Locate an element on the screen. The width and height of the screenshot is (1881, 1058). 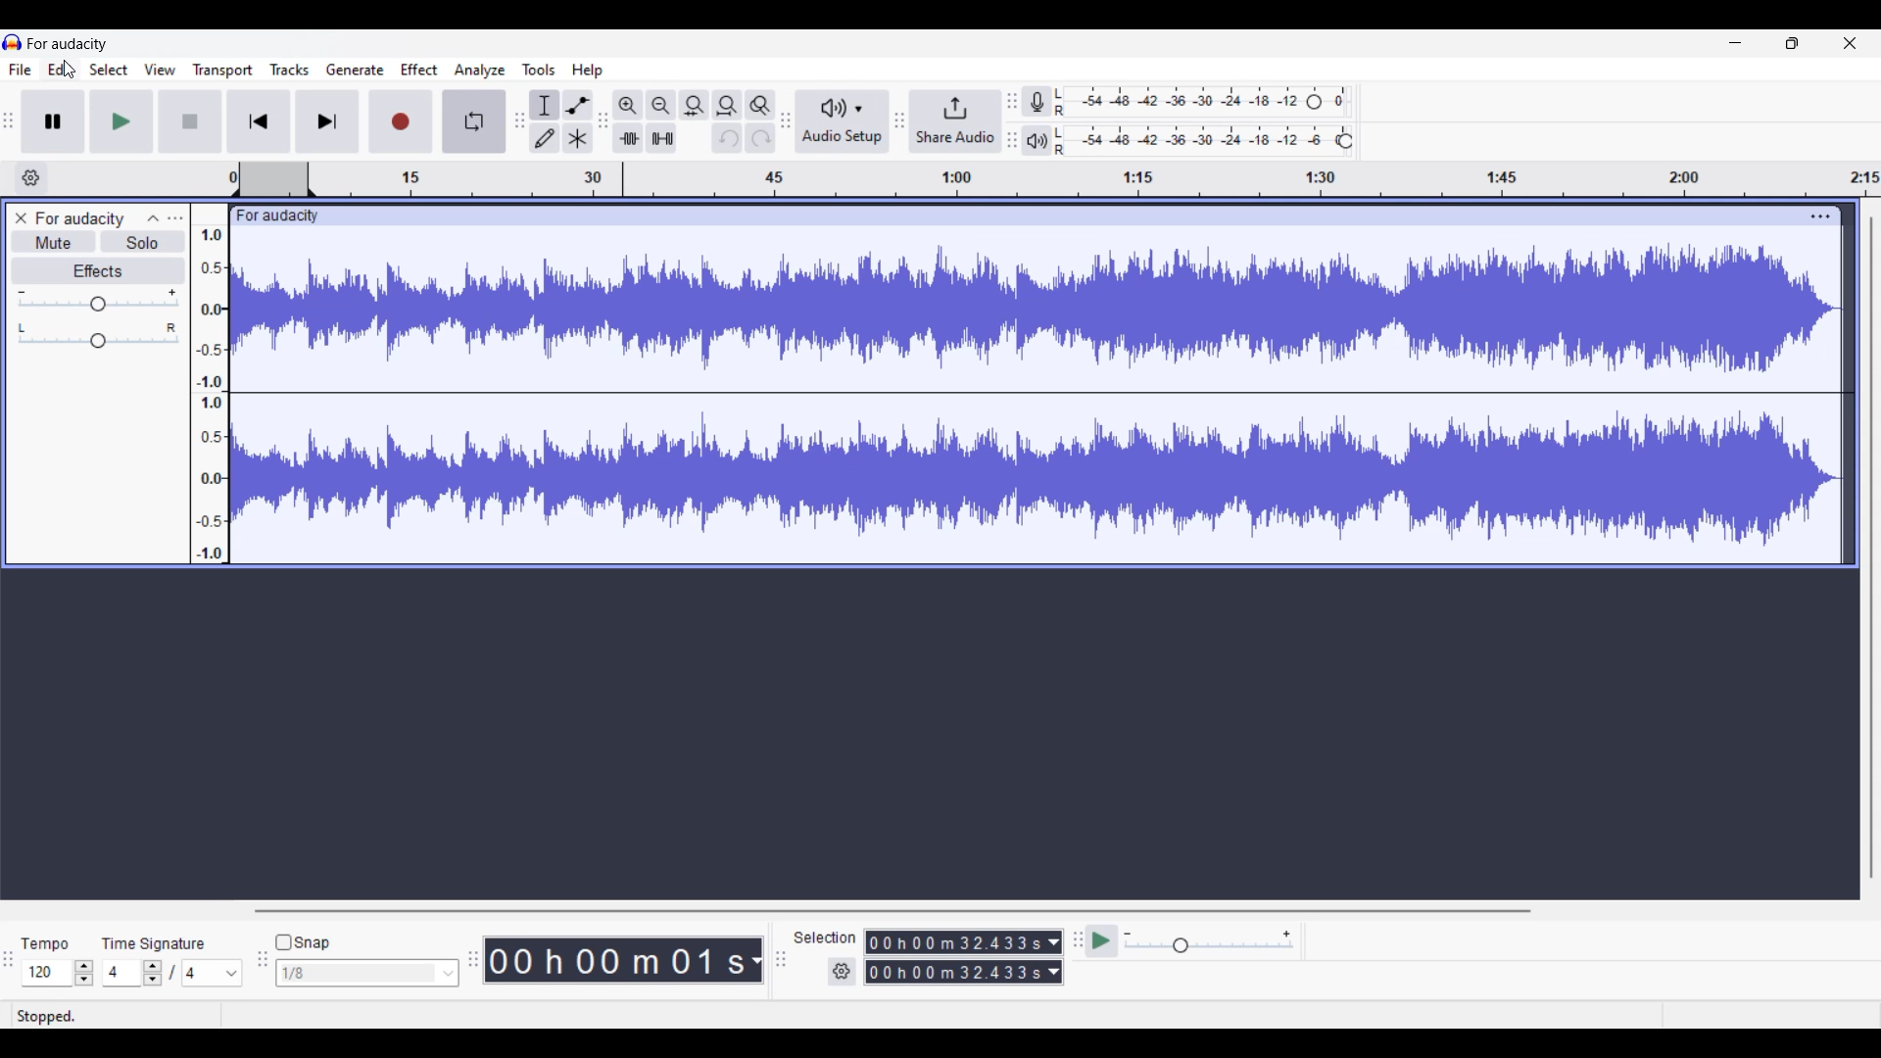
Timeline options is located at coordinates (31, 178).